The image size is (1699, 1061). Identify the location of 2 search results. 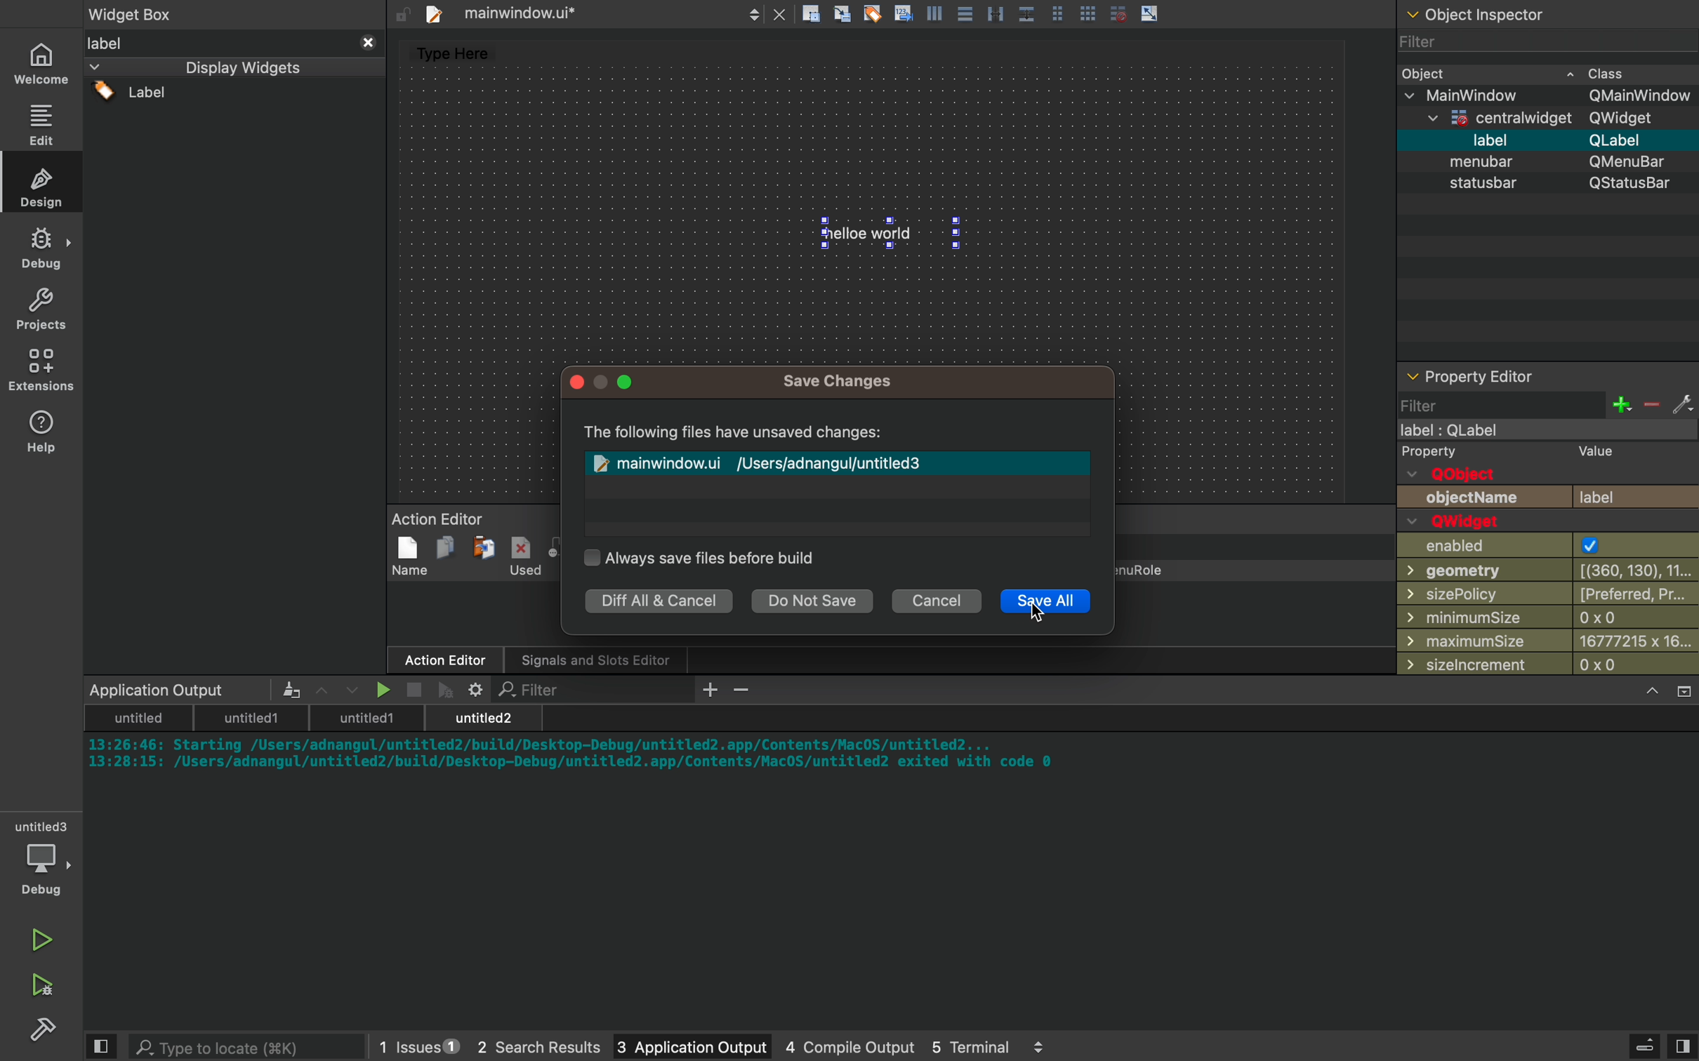
(523, 1048).